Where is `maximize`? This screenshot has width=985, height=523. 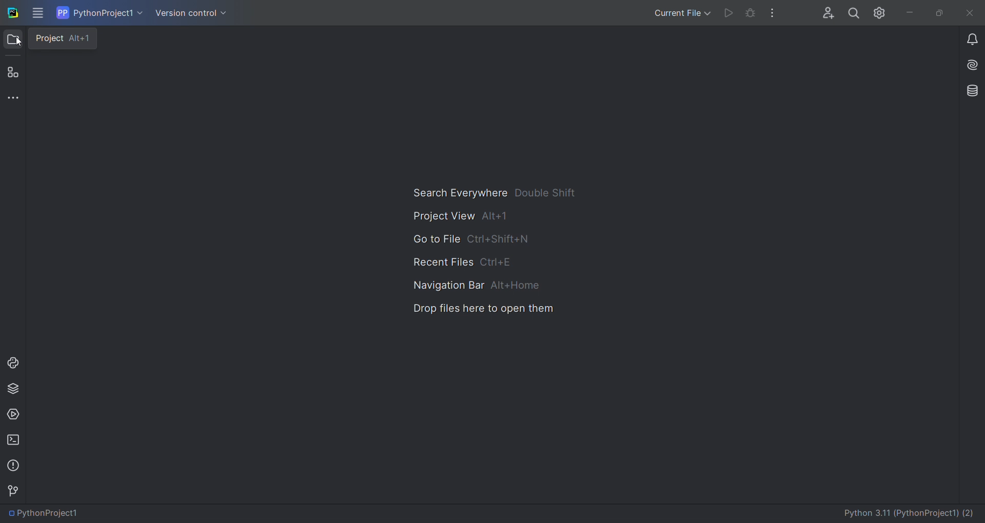 maximize is located at coordinates (943, 10).